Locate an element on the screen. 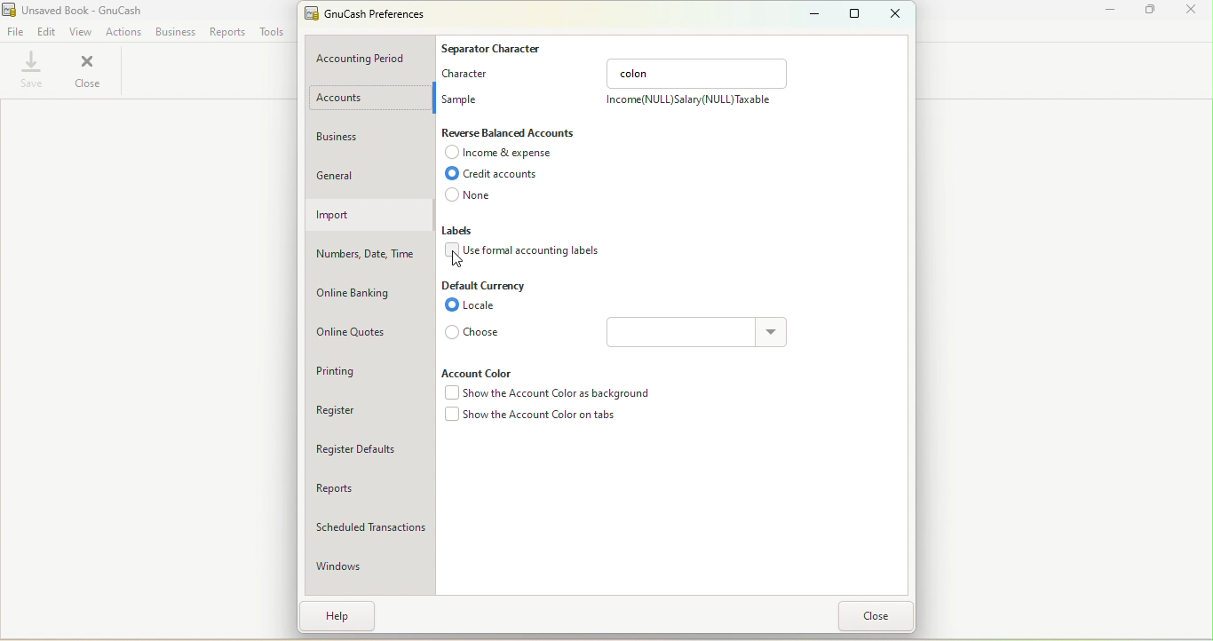 Image resolution: width=1213 pixels, height=641 pixels. Edit is located at coordinates (46, 30).